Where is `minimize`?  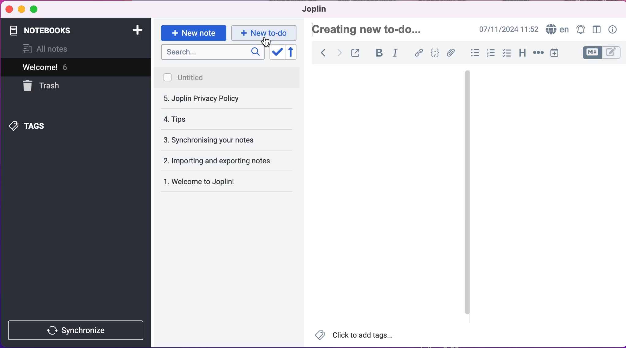 minimize is located at coordinates (21, 9).